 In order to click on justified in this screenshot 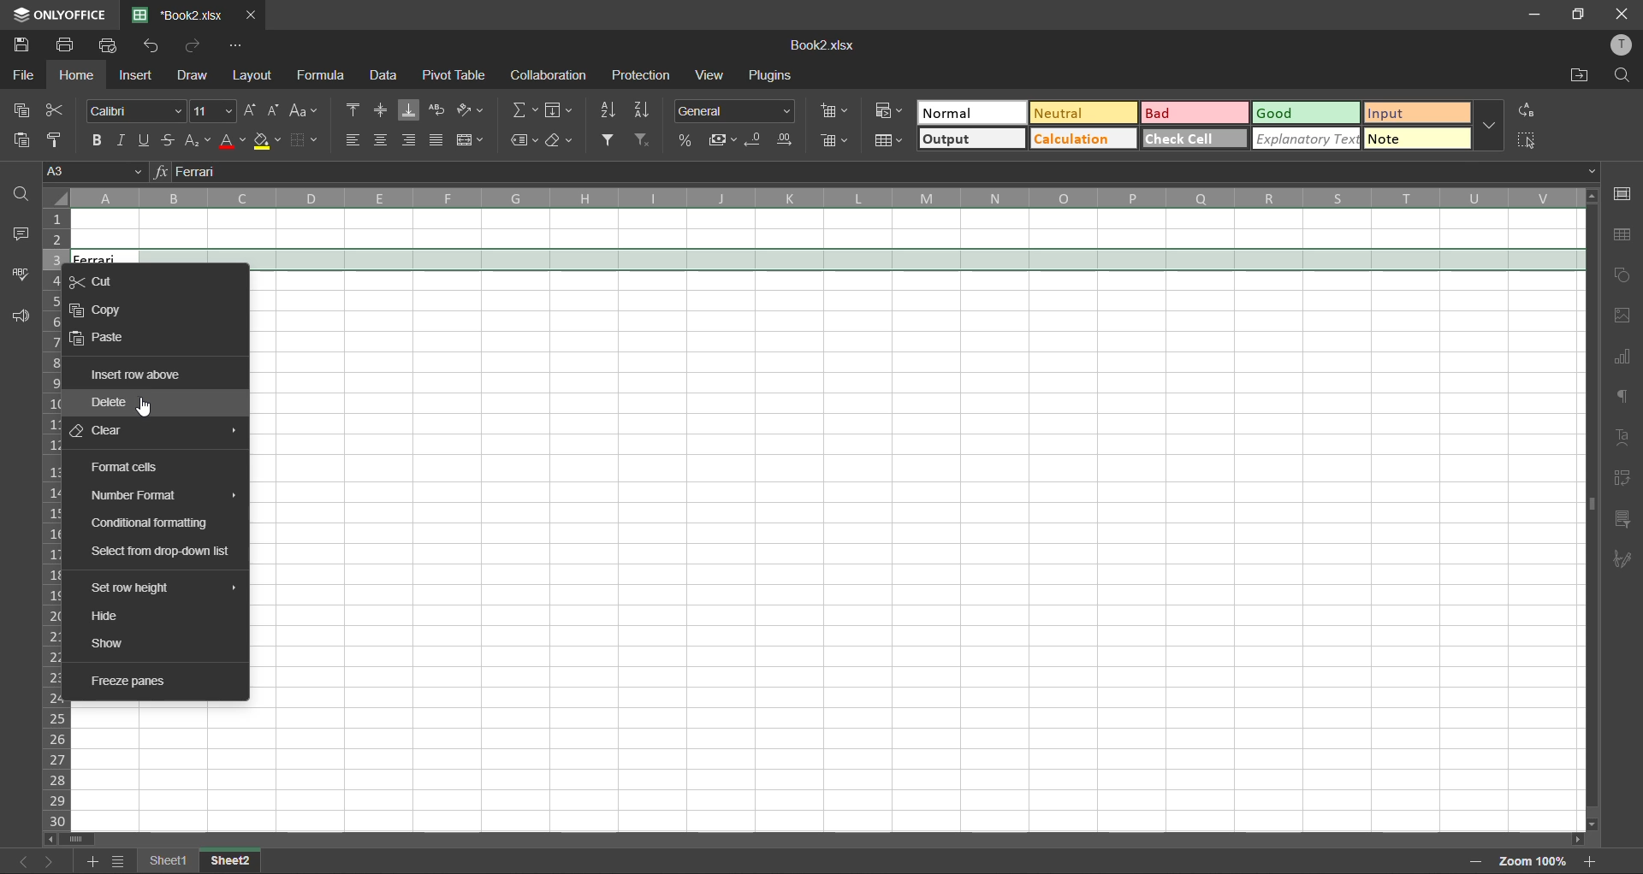, I will do `click(439, 140)`.